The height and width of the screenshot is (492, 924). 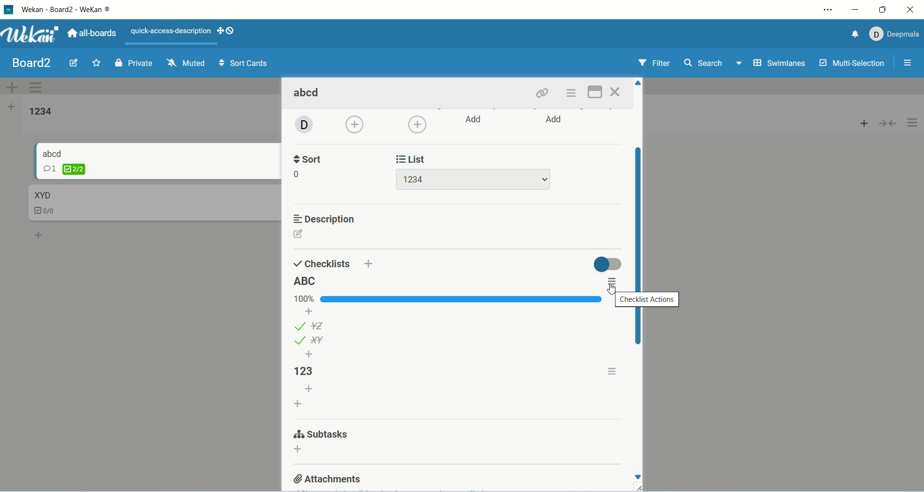 I want to click on scroll up, so click(x=639, y=83).